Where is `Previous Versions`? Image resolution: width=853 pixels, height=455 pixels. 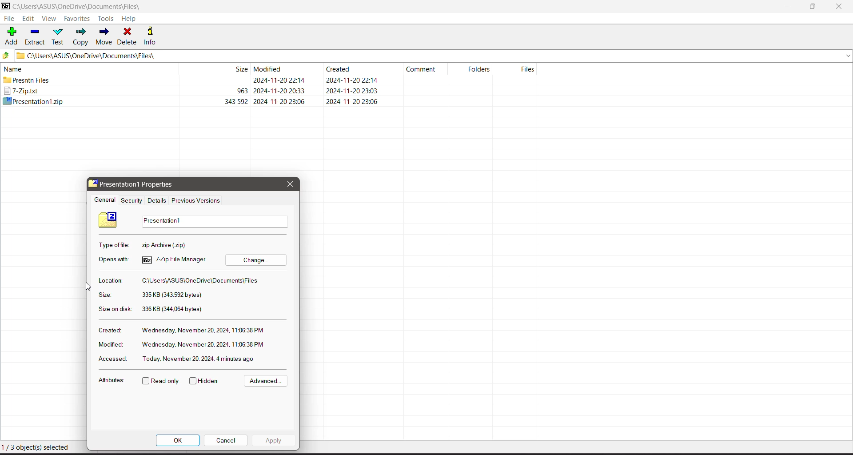
Previous Versions is located at coordinates (196, 200).